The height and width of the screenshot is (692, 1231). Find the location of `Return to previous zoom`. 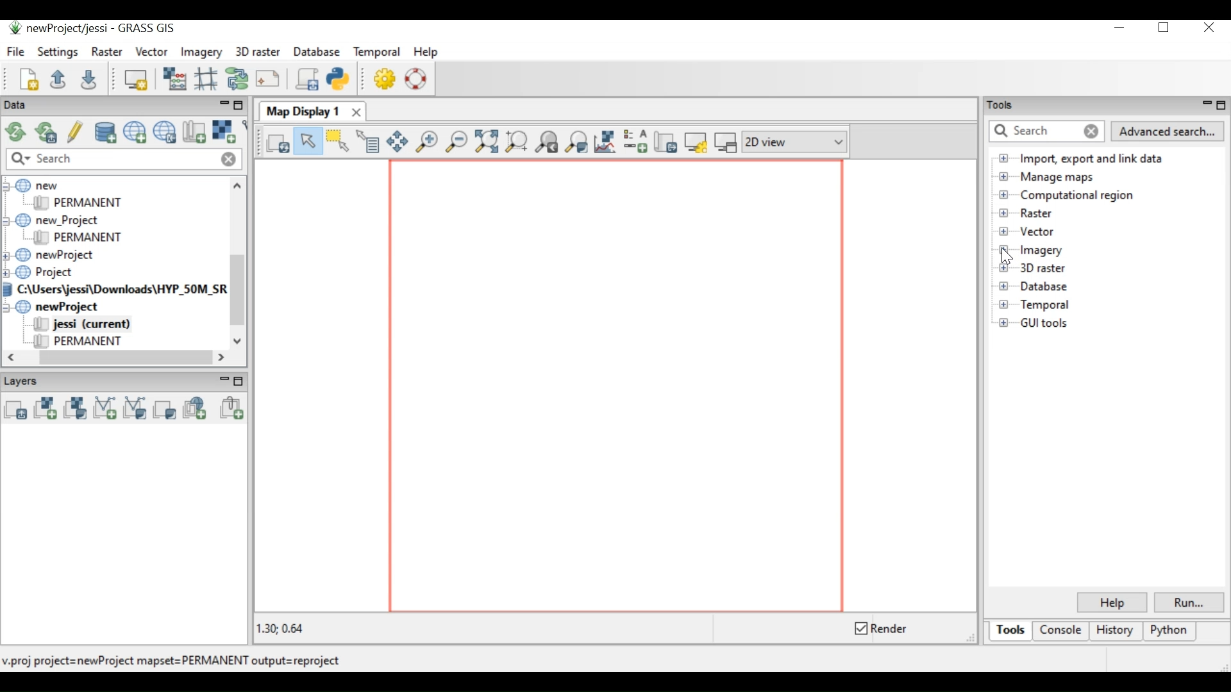

Return to previous zoom is located at coordinates (547, 142).